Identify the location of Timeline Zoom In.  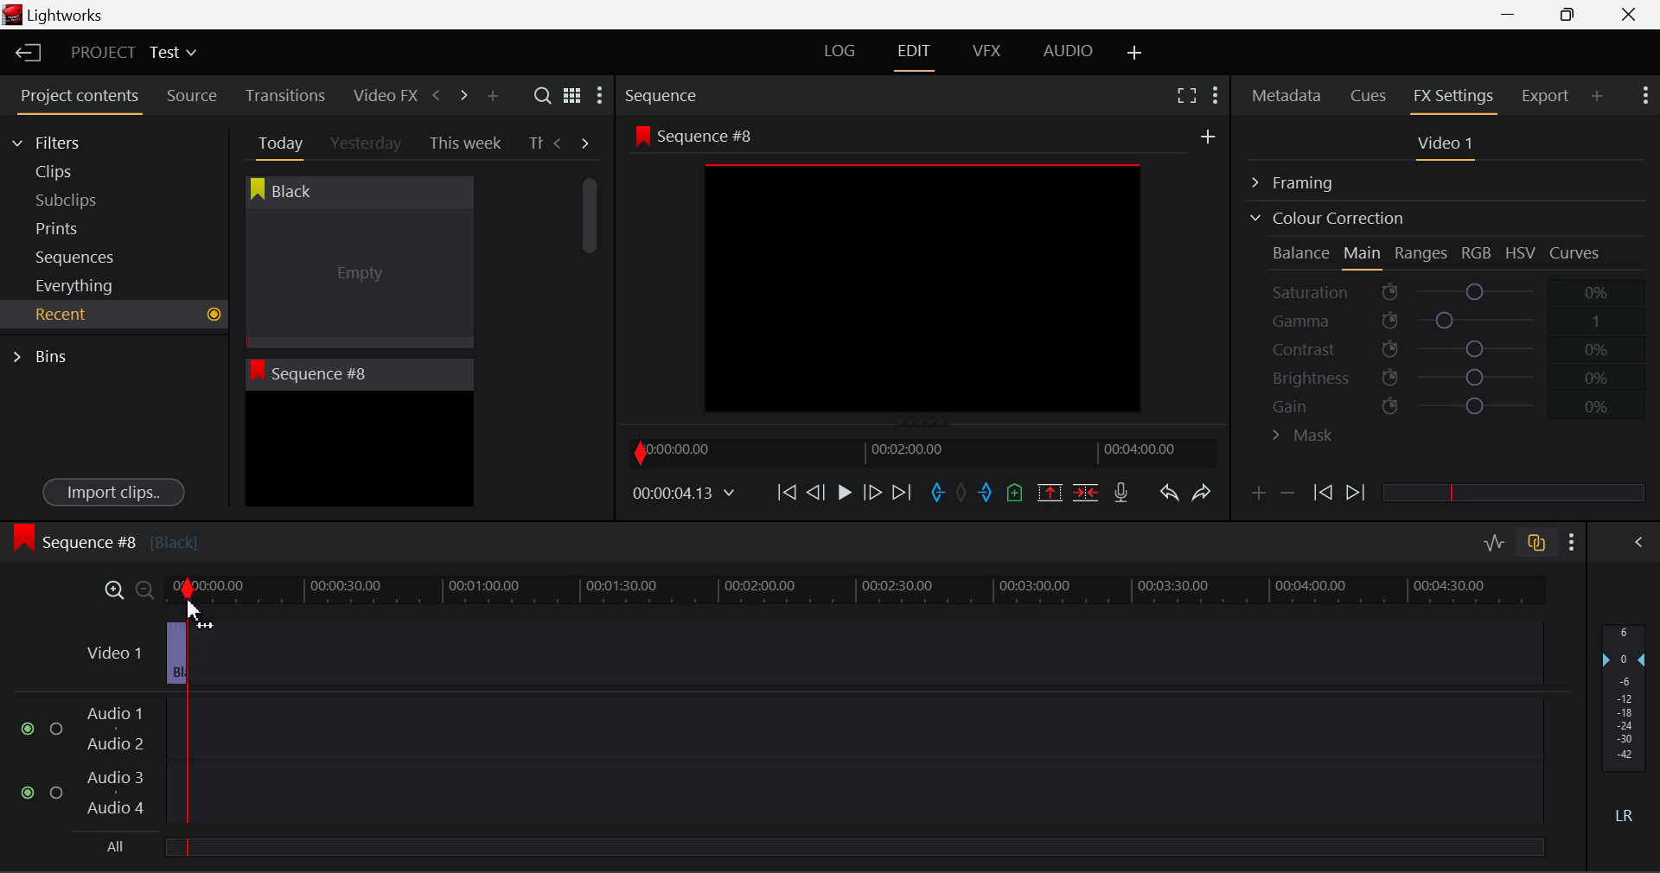
(111, 589).